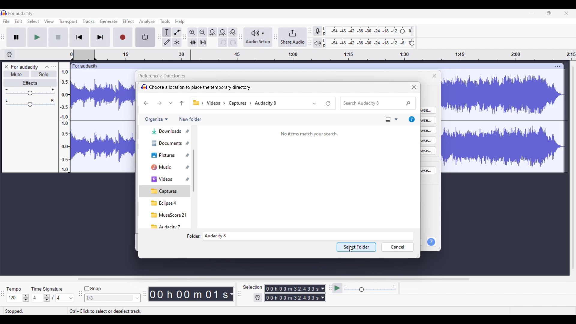 The width and height of the screenshot is (576, 324). I want to click on Analyze menu, so click(147, 22).